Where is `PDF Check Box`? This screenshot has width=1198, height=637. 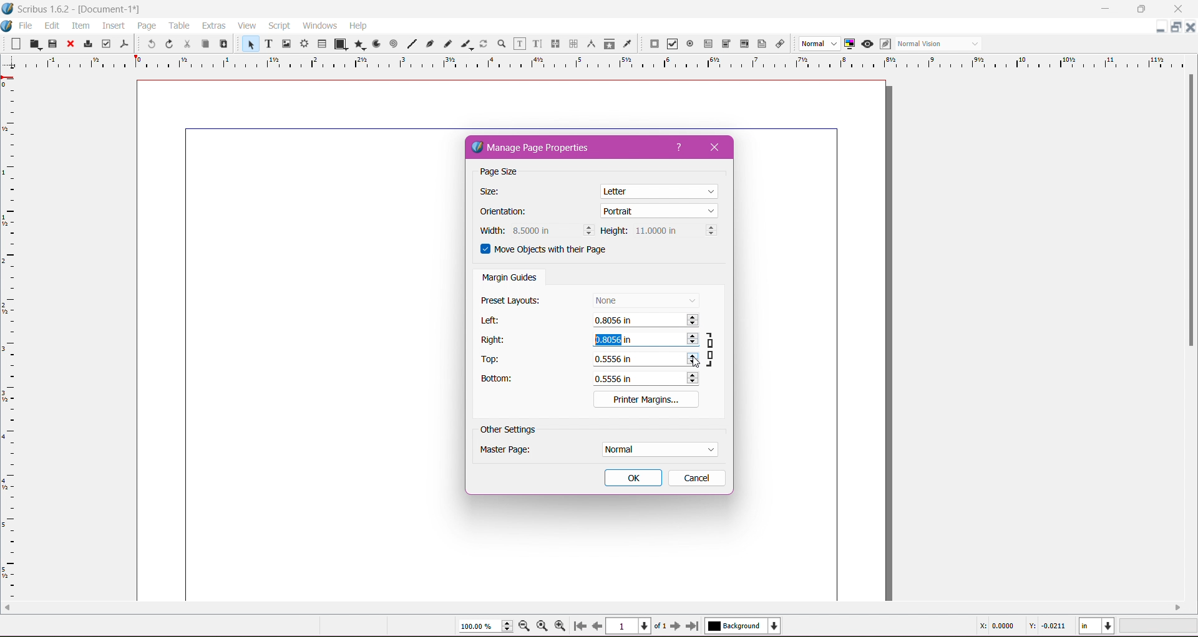 PDF Check Box is located at coordinates (673, 44).